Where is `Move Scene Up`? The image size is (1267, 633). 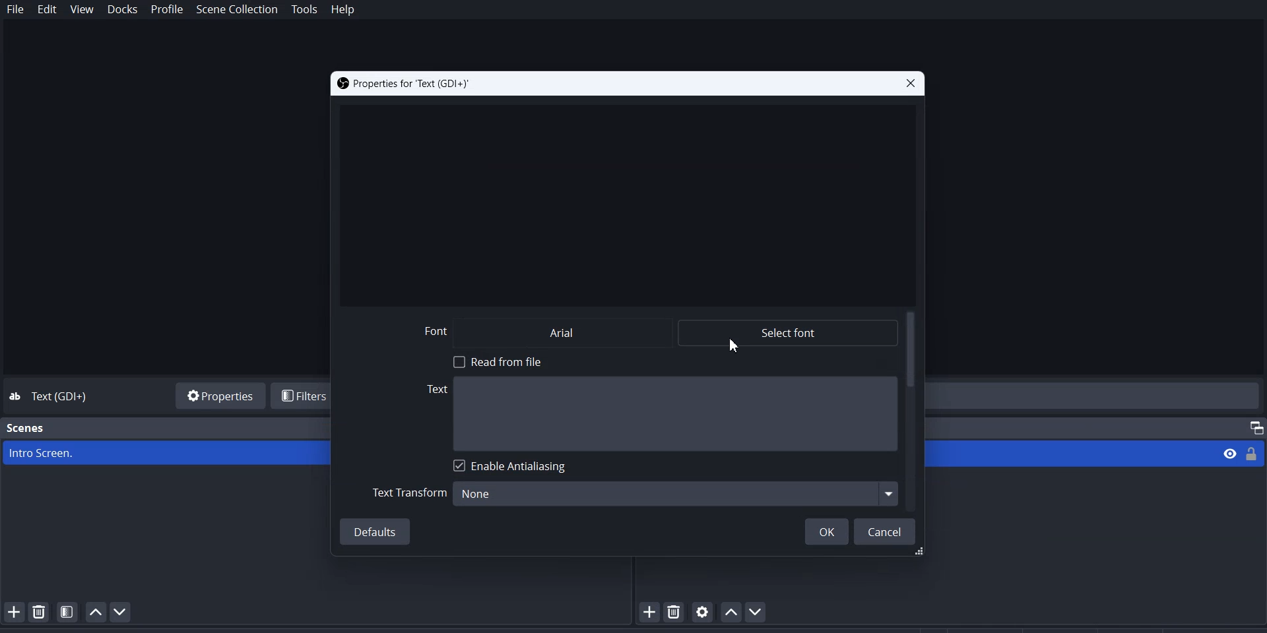
Move Scene Up is located at coordinates (96, 612).